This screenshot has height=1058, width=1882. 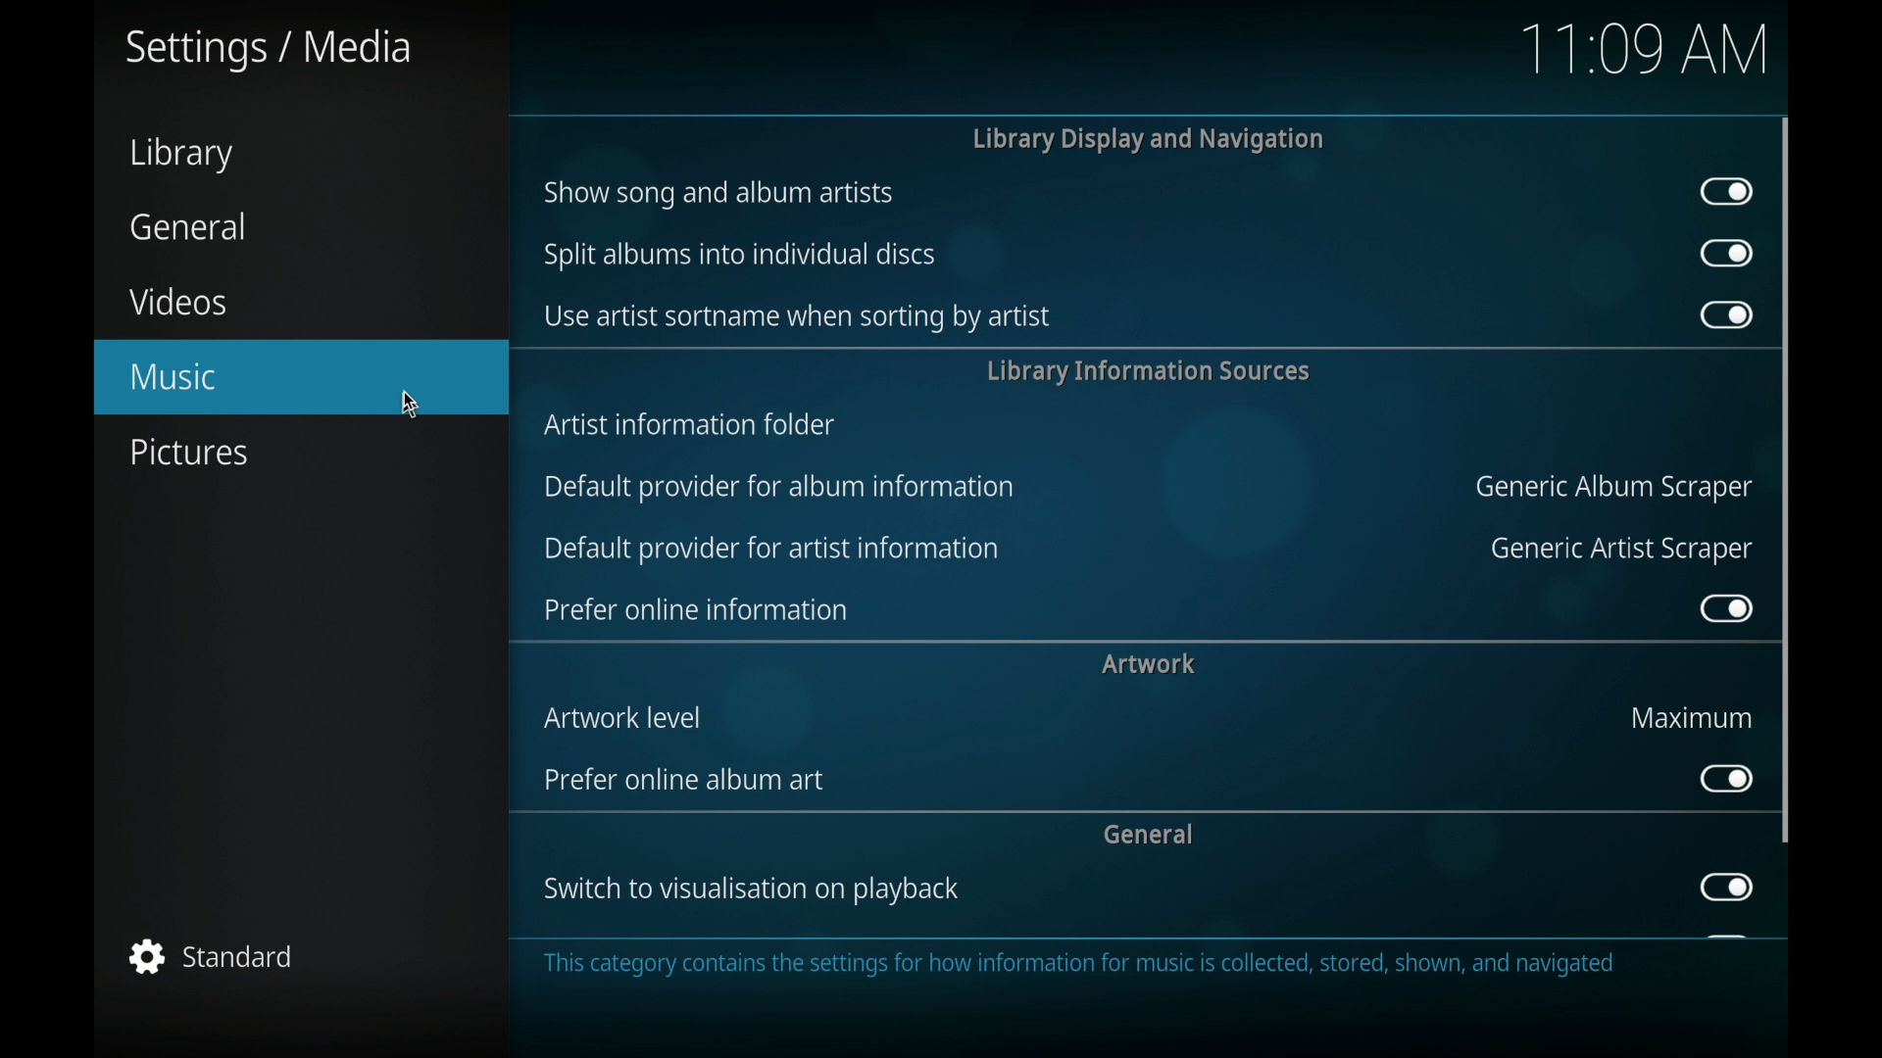 What do you see at coordinates (1621, 551) in the screenshot?
I see `generic artist scraper` at bounding box center [1621, 551].